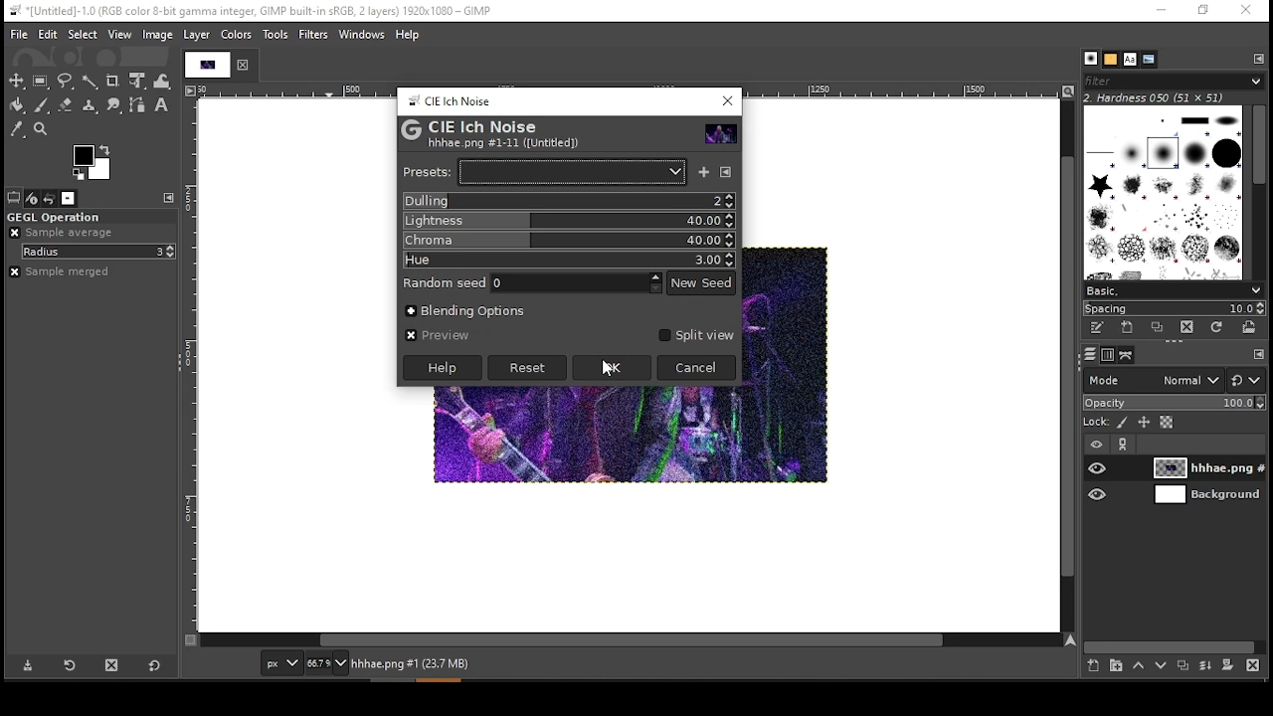 The image size is (1273, 716). Describe the element at coordinates (1154, 381) in the screenshot. I see `mode` at that location.